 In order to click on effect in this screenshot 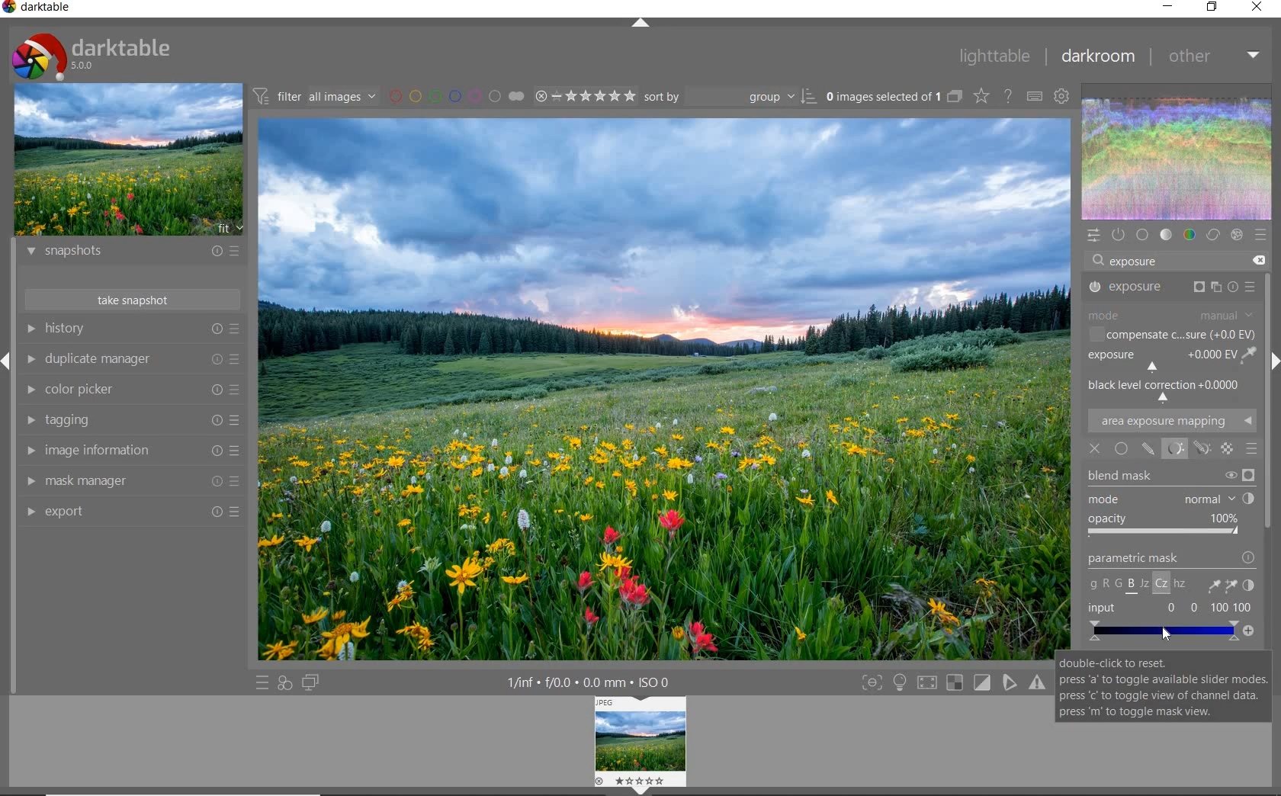, I will do `click(1236, 236)`.